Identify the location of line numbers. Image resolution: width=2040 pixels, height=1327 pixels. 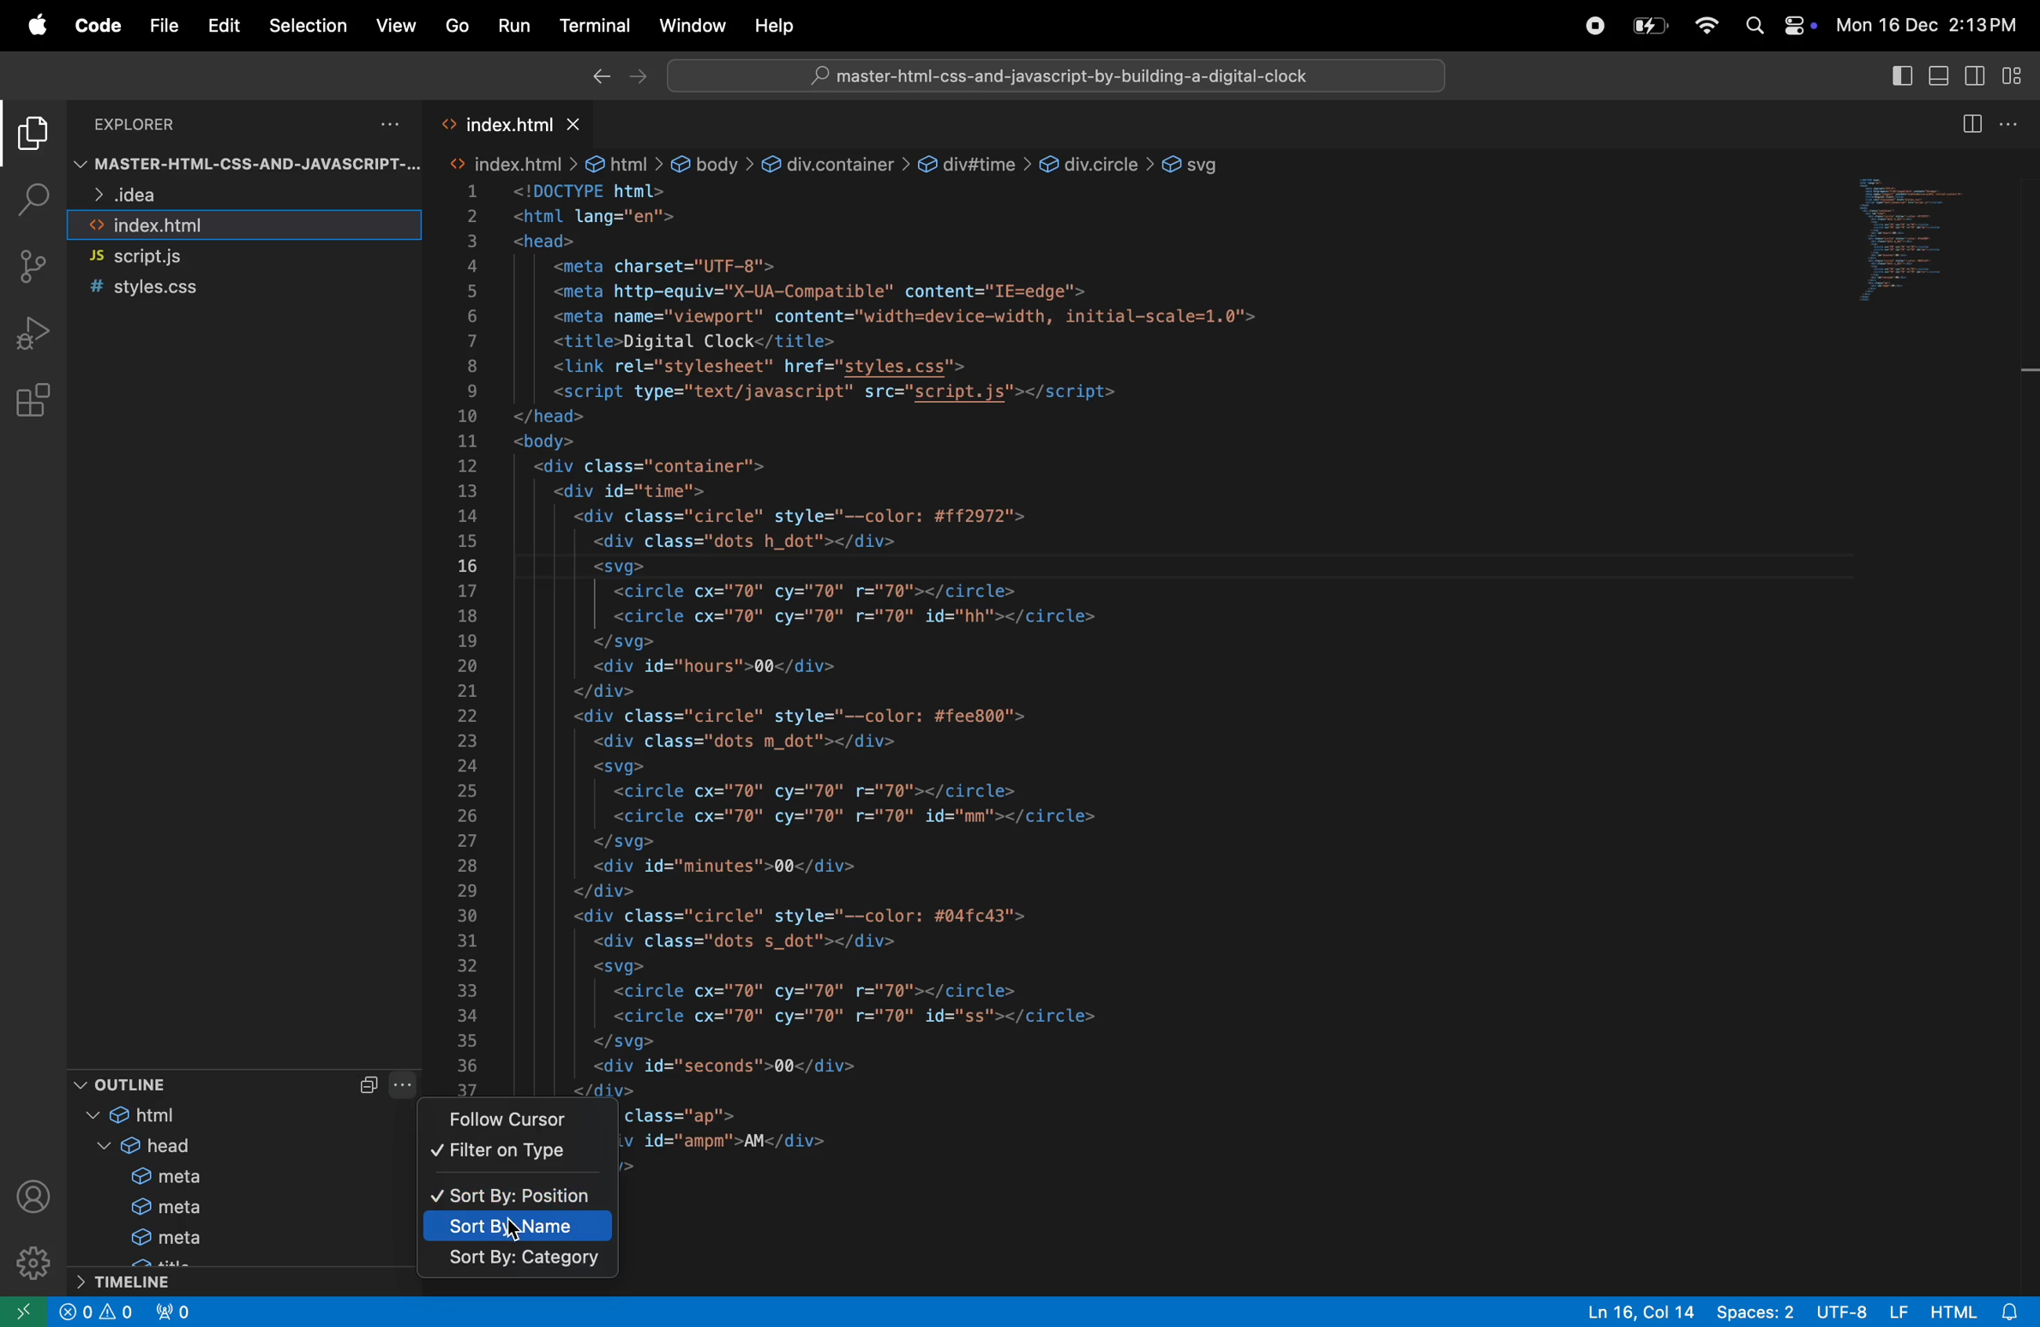
(467, 635).